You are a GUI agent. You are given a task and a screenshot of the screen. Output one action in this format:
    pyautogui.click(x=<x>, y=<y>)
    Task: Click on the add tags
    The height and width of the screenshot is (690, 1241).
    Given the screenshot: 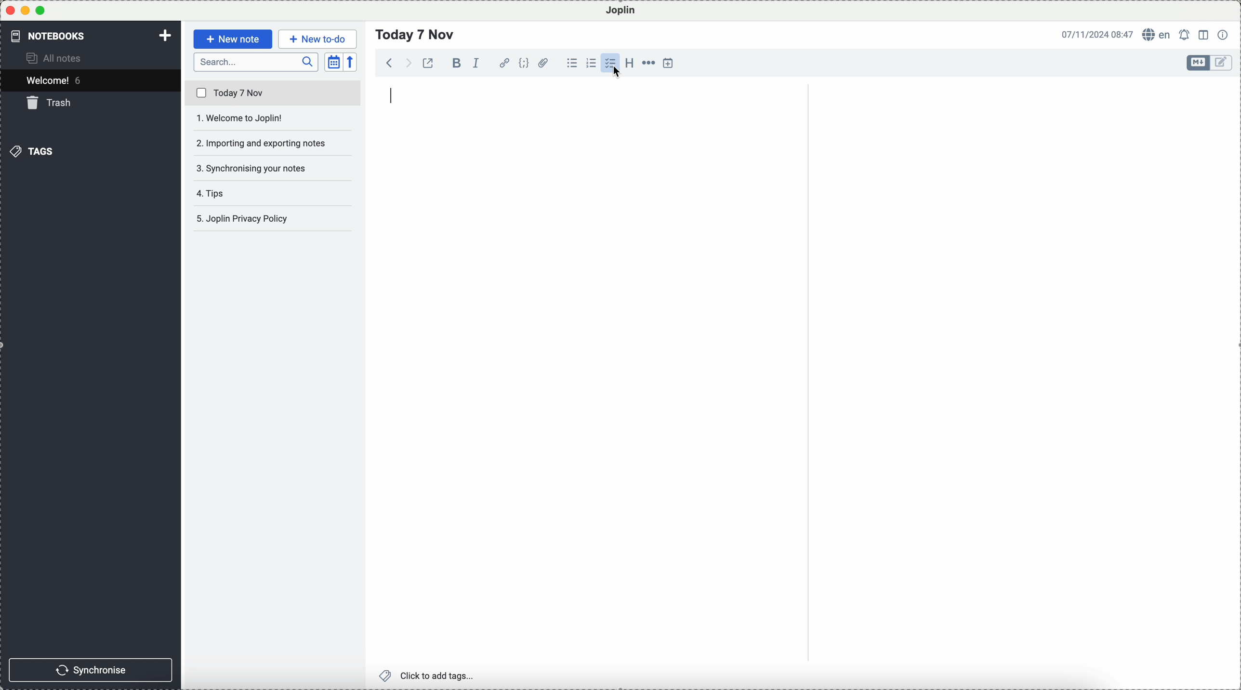 What is the action you would take?
    pyautogui.click(x=428, y=676)
    